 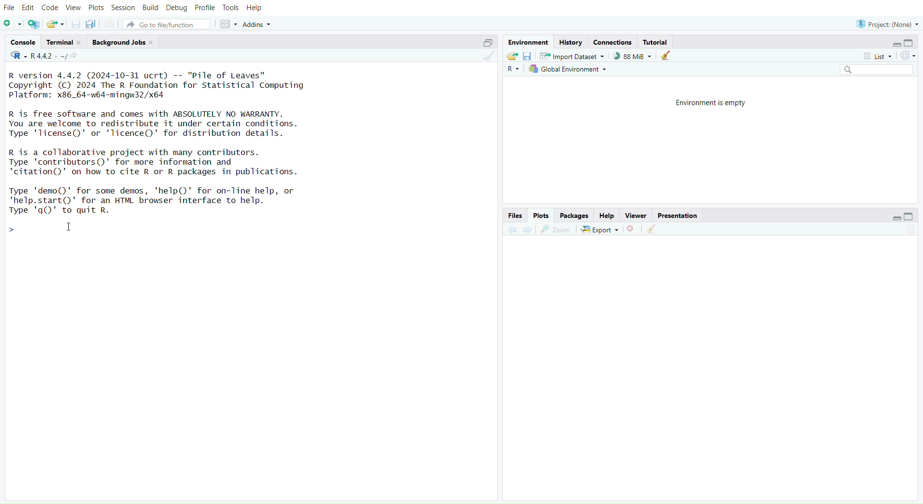 I want to click on code, so click(x=50, y=8).